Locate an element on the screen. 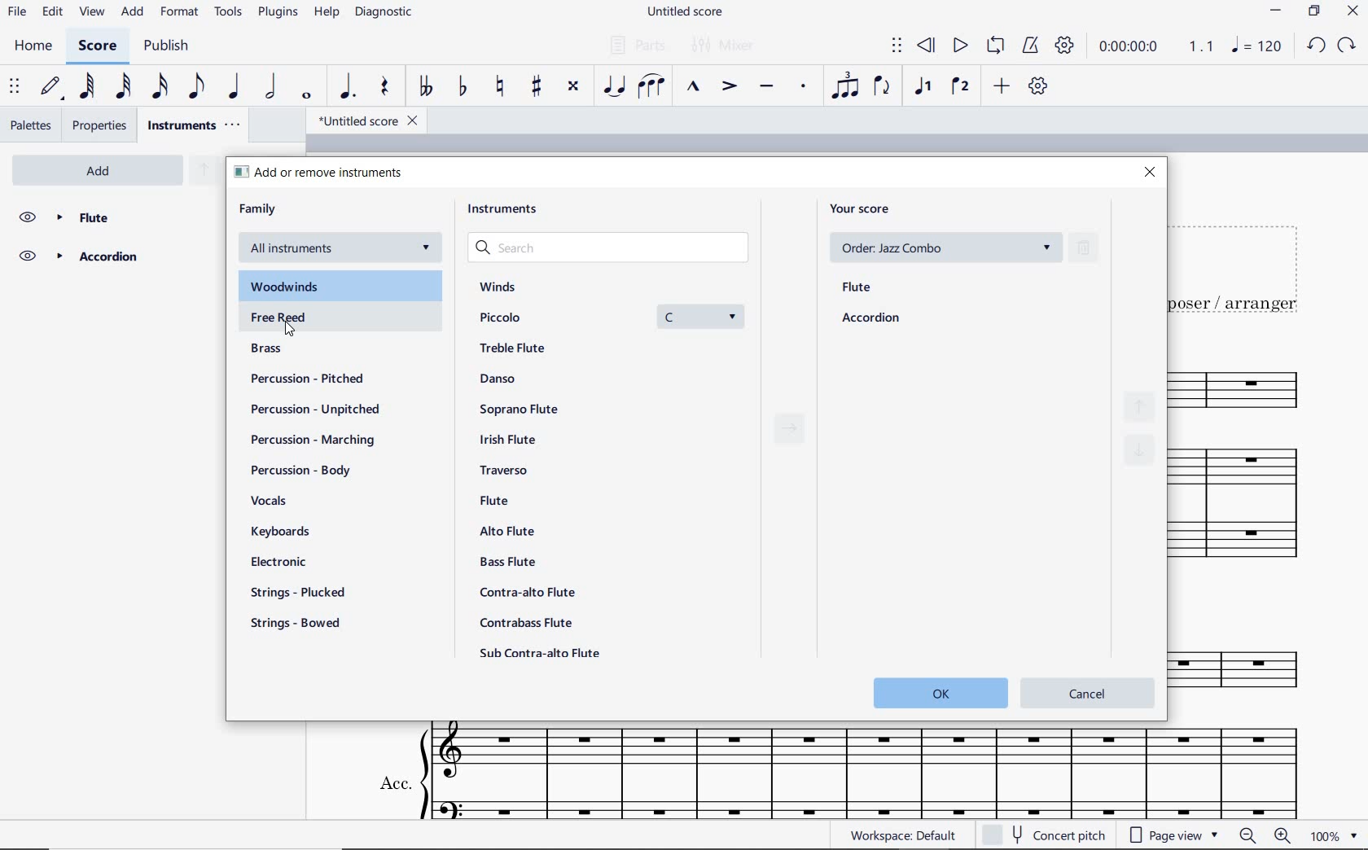  brass is located at coordinates (265, 351).